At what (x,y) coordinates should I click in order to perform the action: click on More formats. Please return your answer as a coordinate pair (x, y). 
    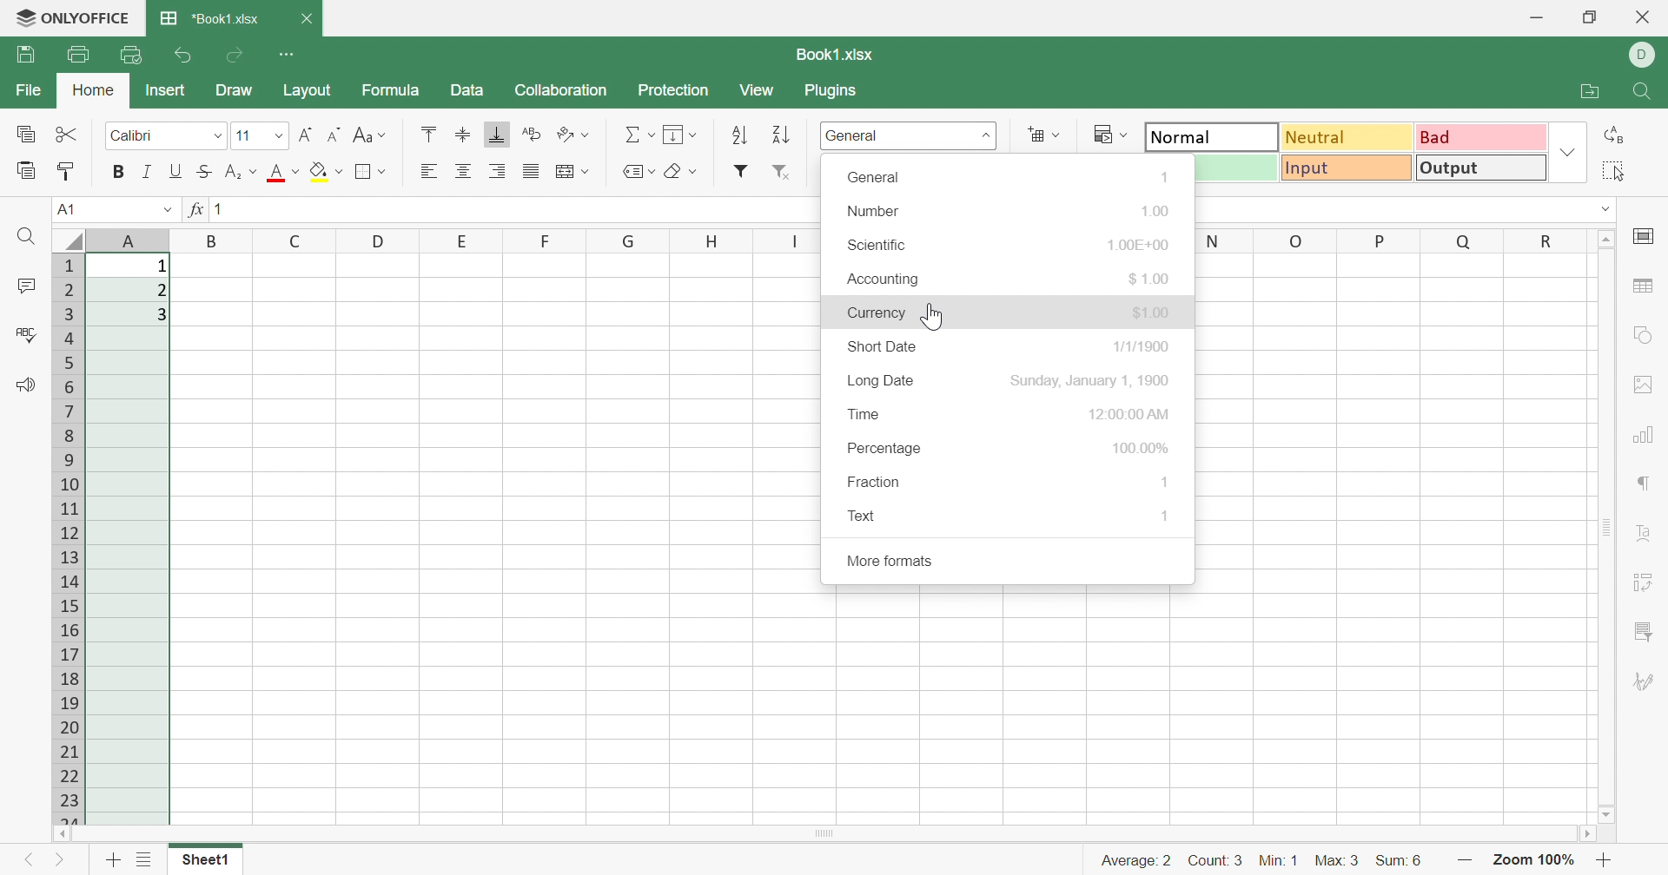
    Looking at the image, I should click on (890, 562).